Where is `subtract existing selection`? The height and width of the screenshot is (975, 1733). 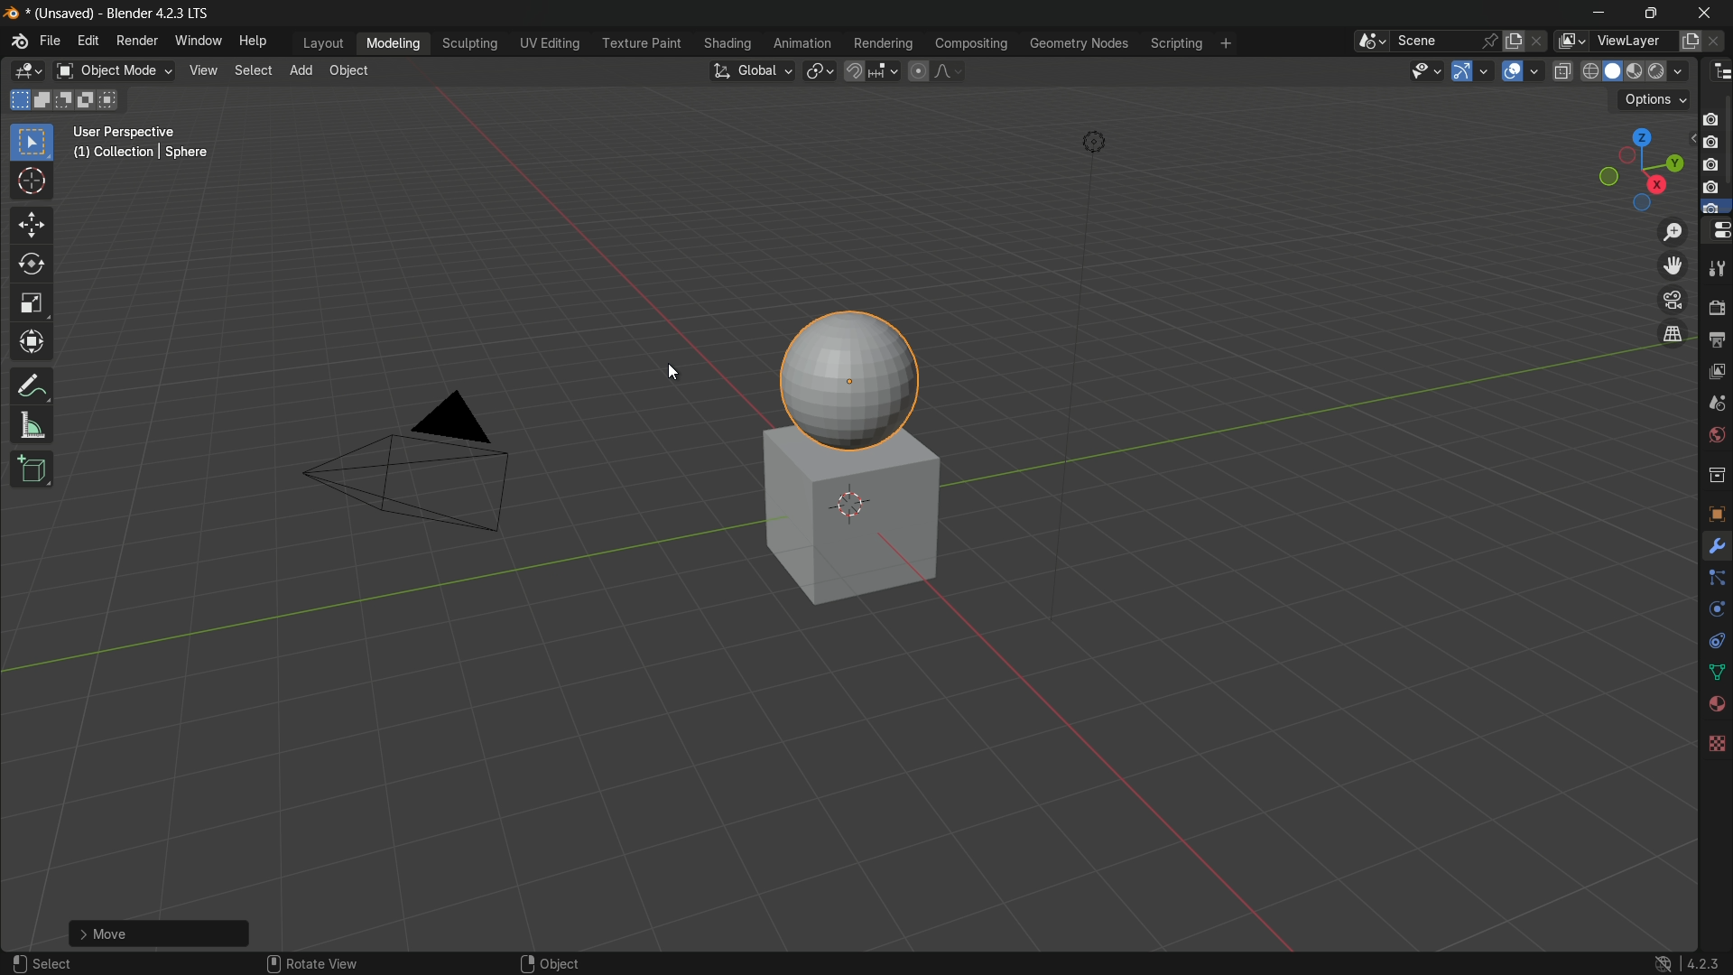 subtract existing selection is located at coordinates (66, 99).